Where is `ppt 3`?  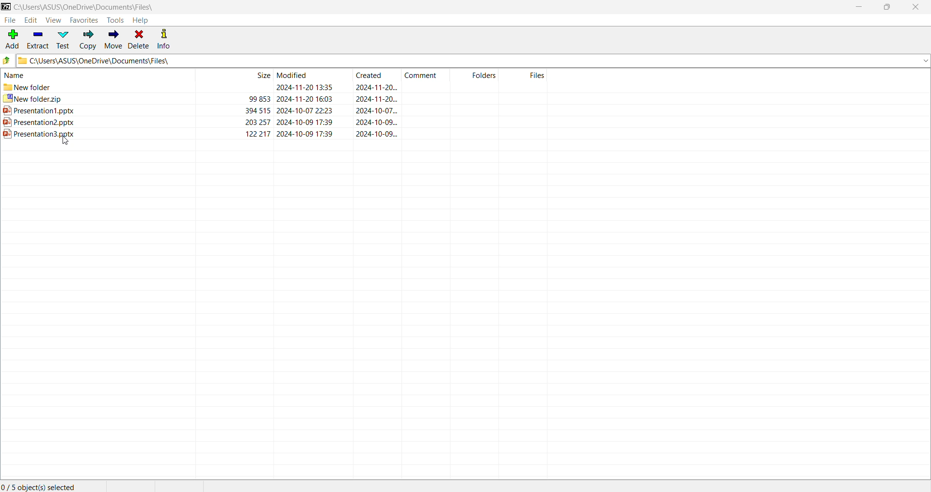
ppt 3 is located at coordinates (274, 134).